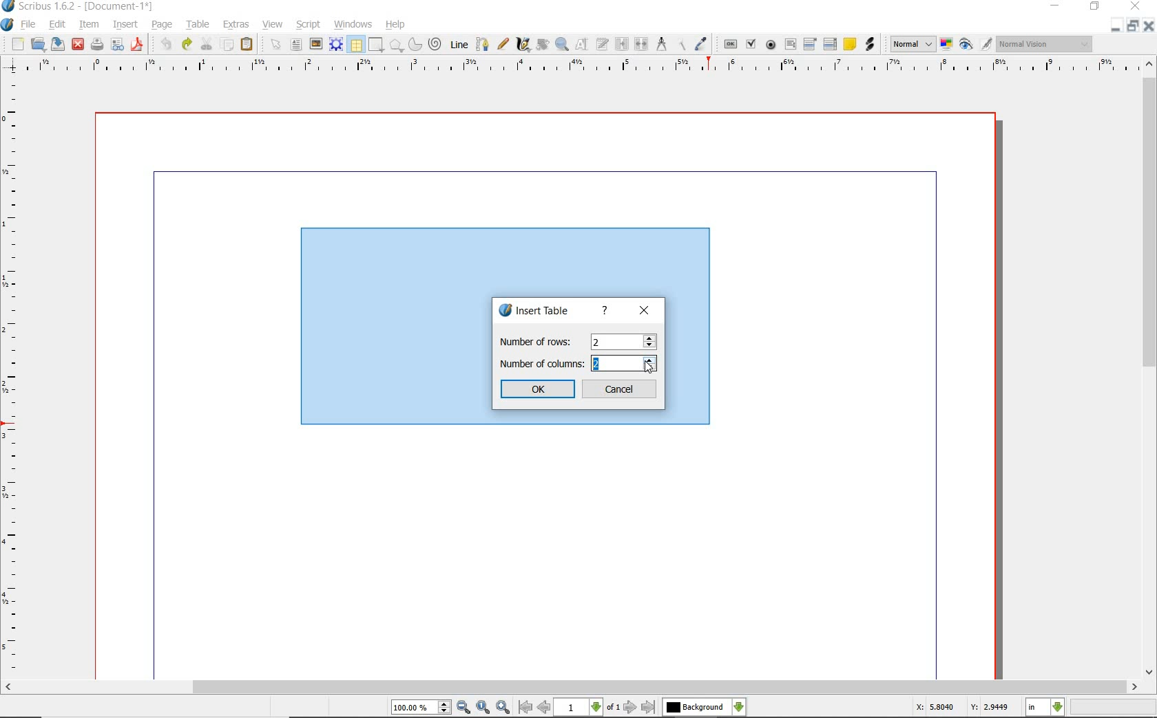 Image resolution: width=1157 pixels, height=718 pixels. What do you see at coordinates (869, 44) in the screenshot?
I see `link annotation` at bounding box center [869, 44].